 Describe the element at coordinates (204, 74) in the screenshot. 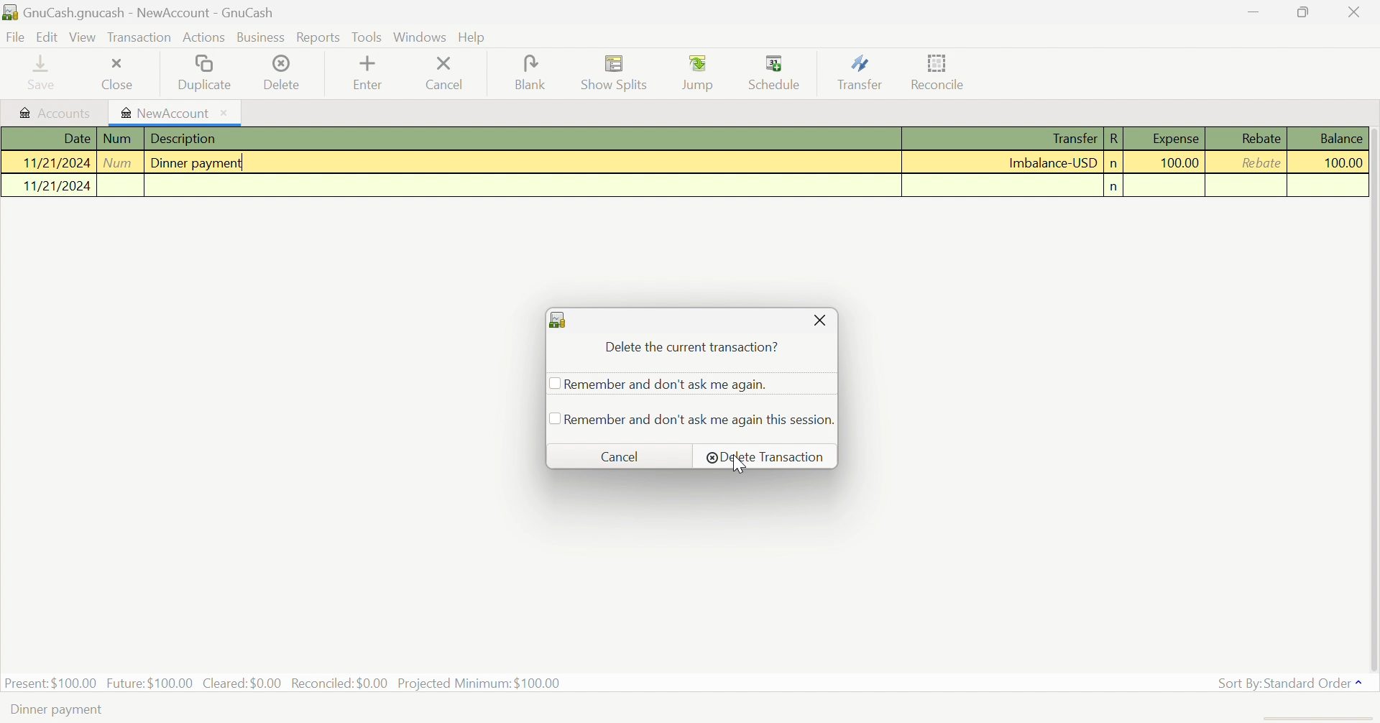

I see `Duplicate` at that location.